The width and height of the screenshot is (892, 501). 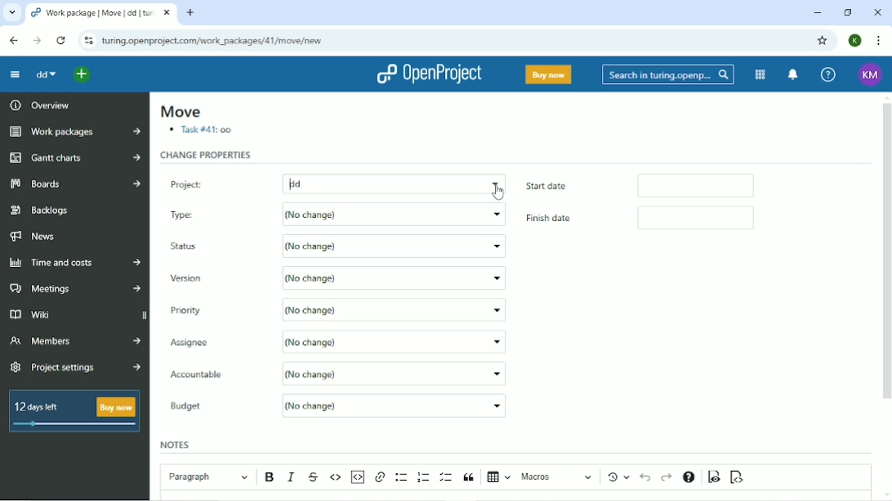 I want to click on New tab, so click(x=190, y=12).